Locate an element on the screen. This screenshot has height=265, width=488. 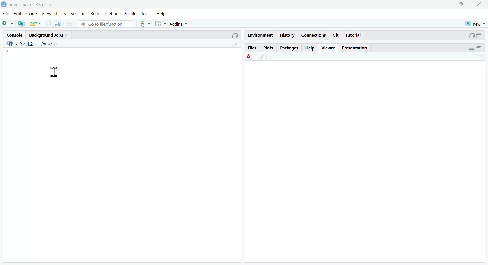
open existing file is located at coordinates (34, 24).